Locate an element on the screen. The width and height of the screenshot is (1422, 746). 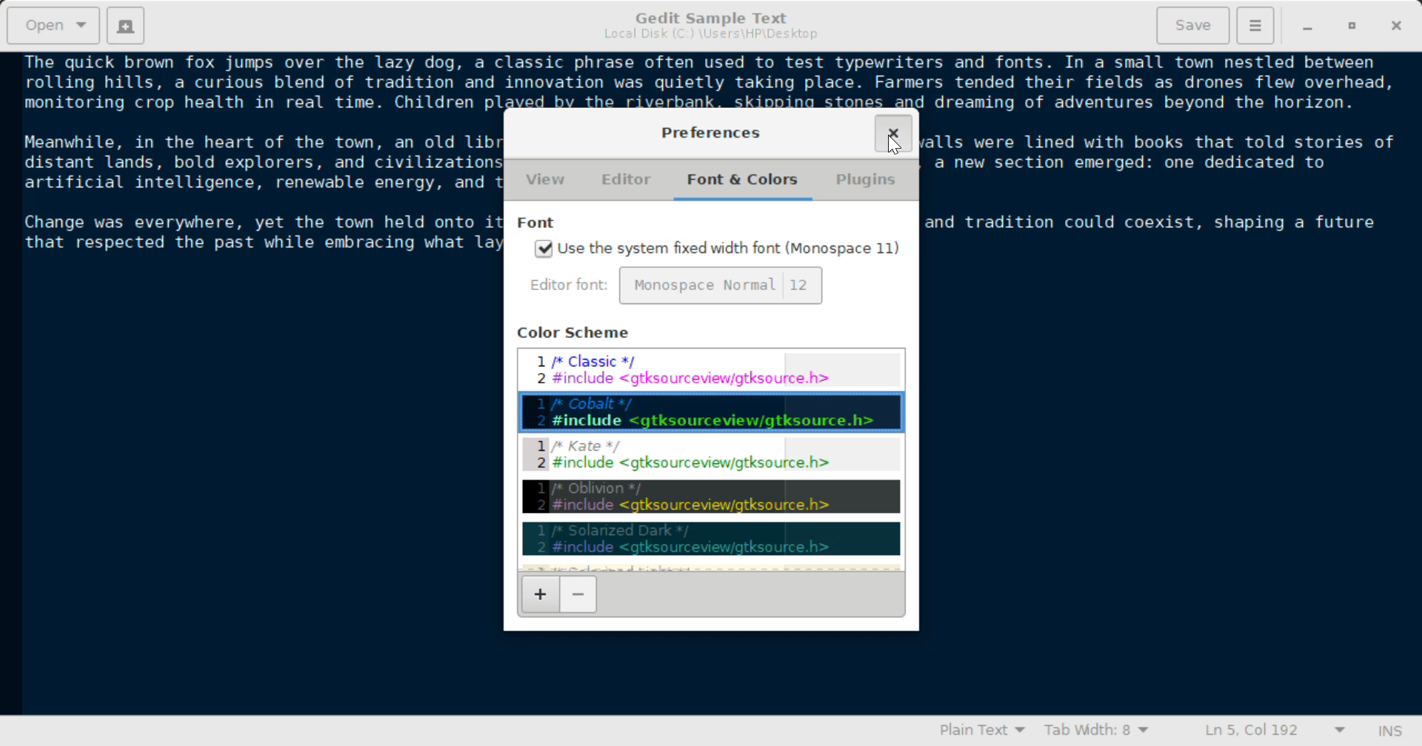
Cobalt Color Scheme is located at coordinates (710, 411).